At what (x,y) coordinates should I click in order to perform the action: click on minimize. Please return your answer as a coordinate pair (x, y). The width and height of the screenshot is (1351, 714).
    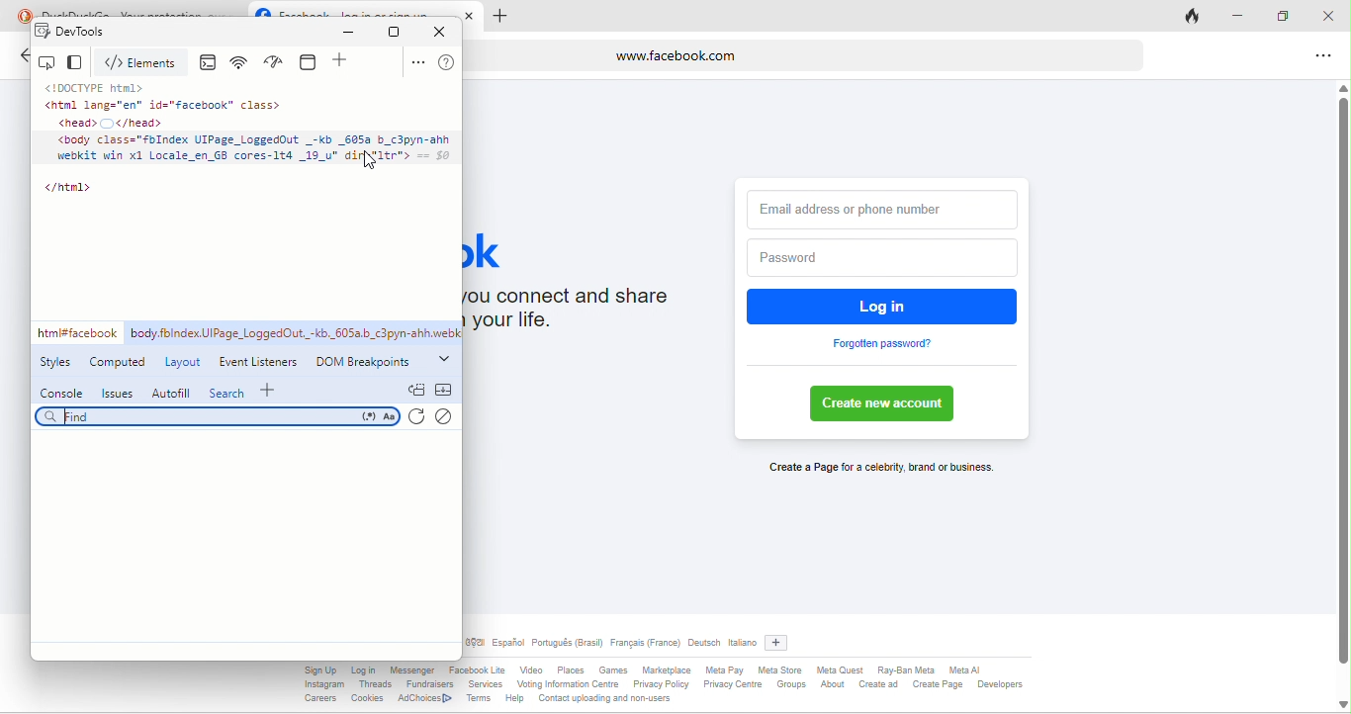
    Looking at the image, I should click on (353, 33).